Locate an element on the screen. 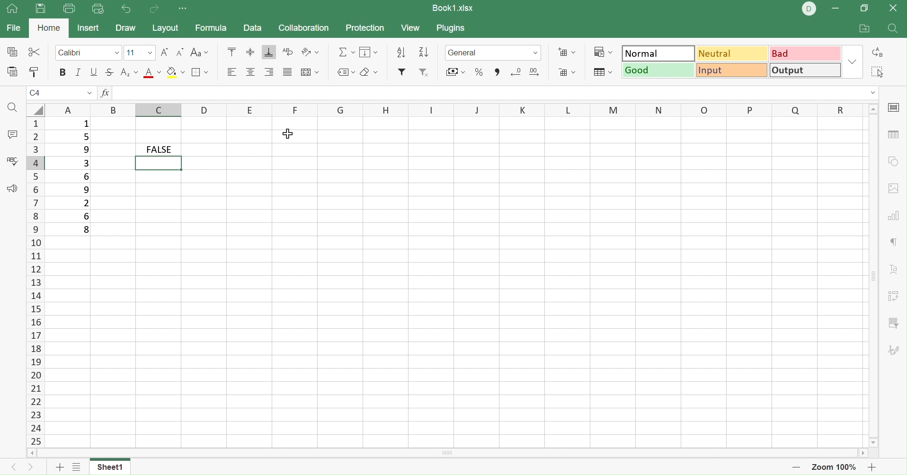 This screenshot has width=907, height=475. 8 is located at coordinates (86, 231).